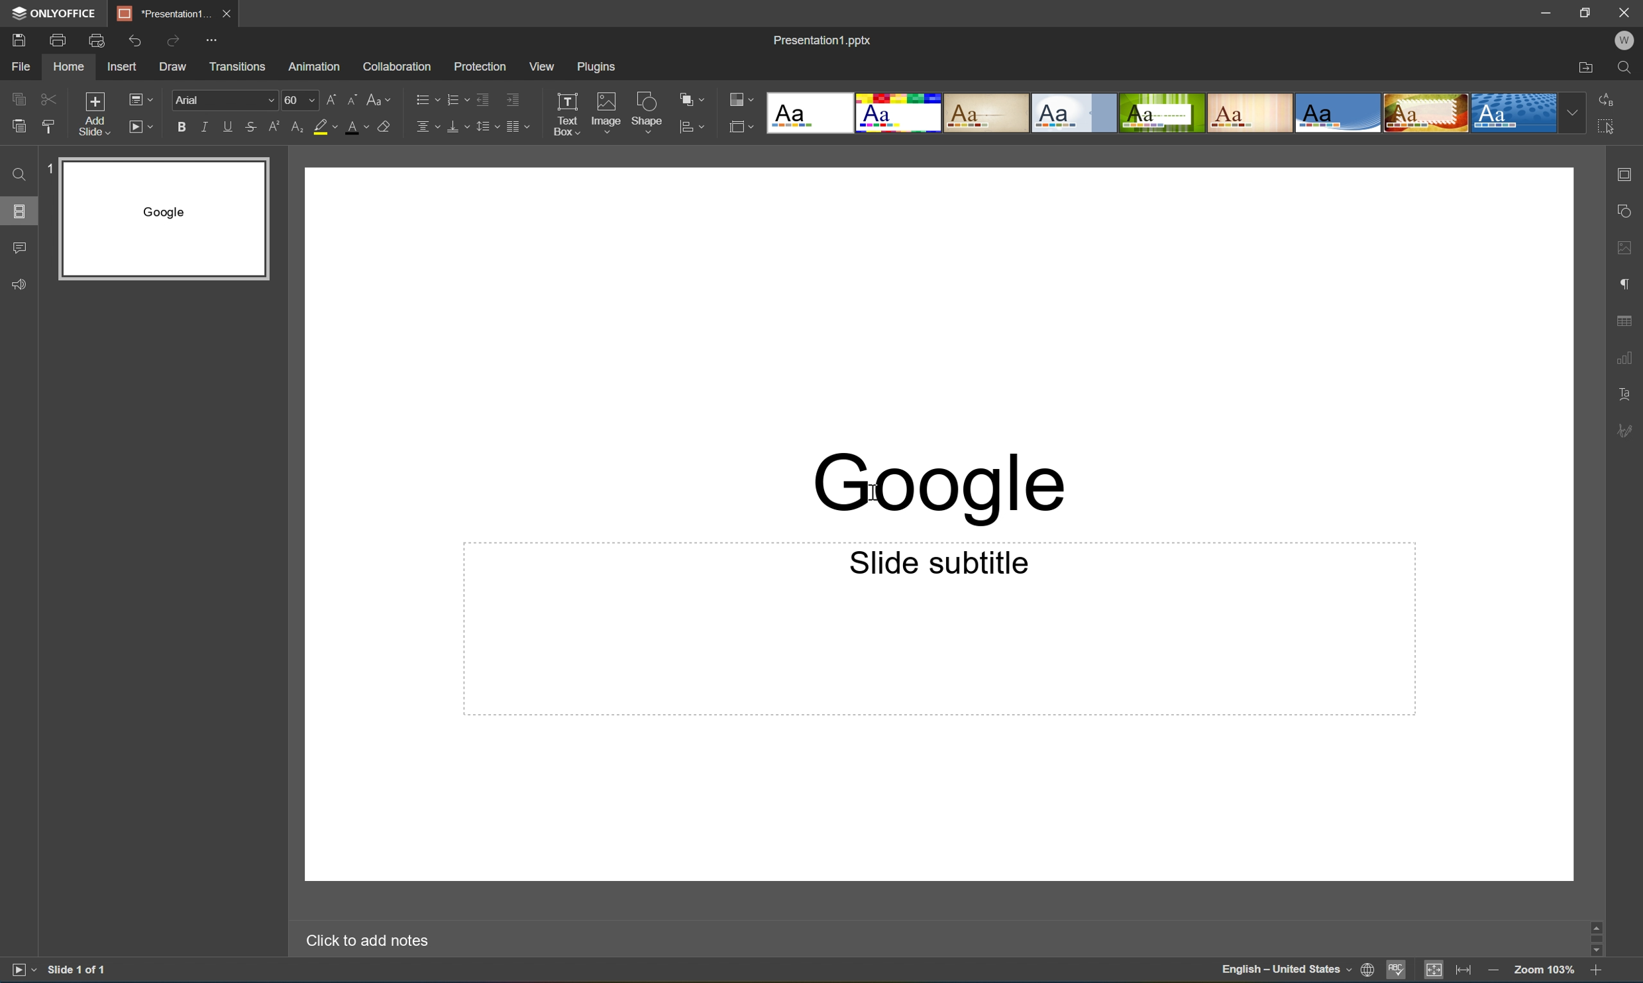  Describe the element at coordinates (542, 66) in the screenshot. I see `View` at that location.